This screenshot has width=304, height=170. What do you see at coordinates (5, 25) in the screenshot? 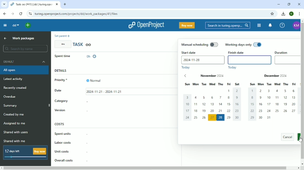
I see `Collapse project menu` at bounding box center [5, 25].